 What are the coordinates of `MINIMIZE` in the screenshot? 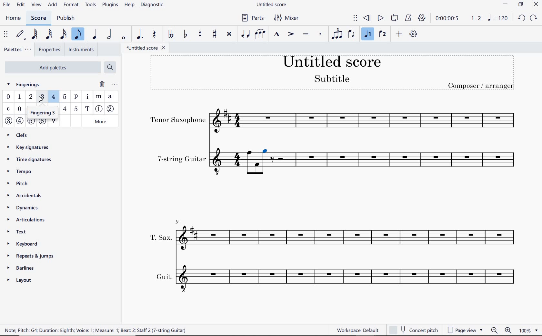 It's located at (506, 5).